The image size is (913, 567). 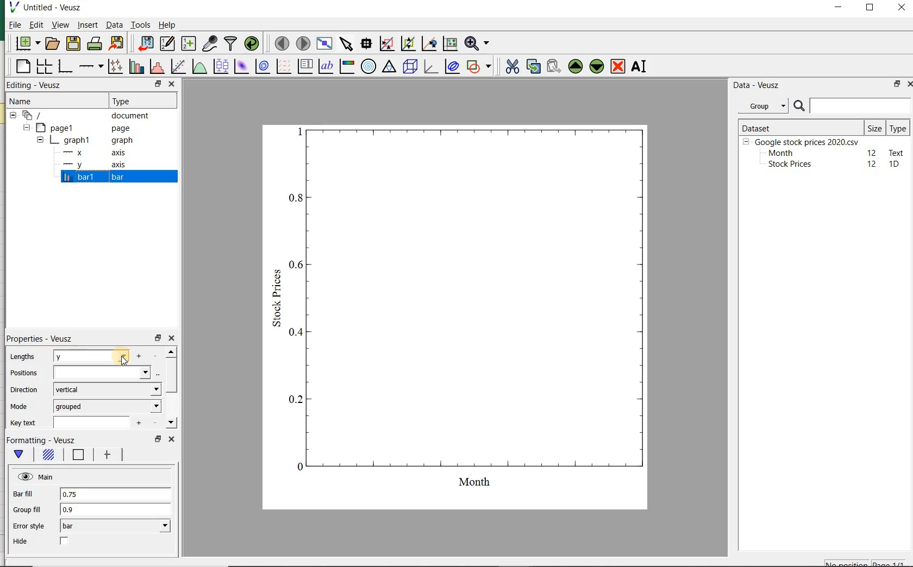 I want to click on y-axis, so click(x=92, y=165).